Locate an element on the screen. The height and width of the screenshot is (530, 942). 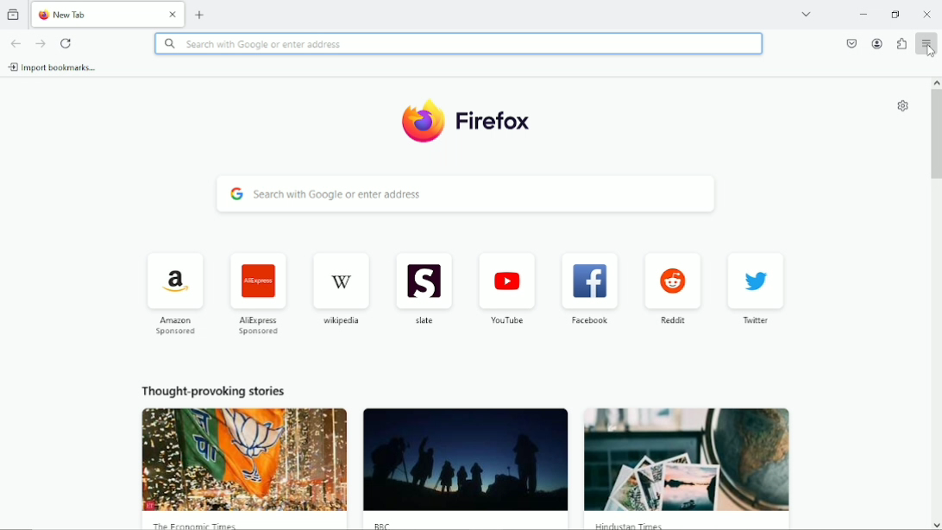
Search with google or enter address is located at coordinates (459, 44).